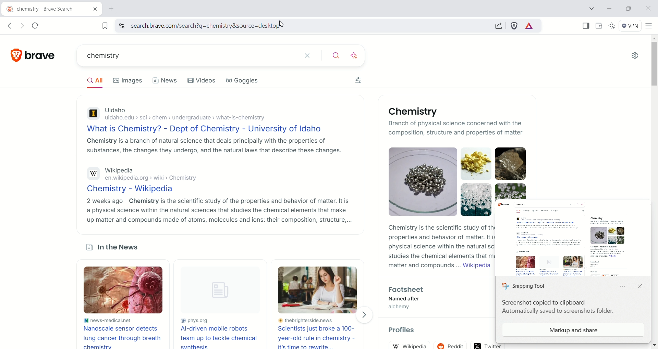 This screenshot has height=349, width=658. Describe the element at coordinates (440, 181) in the screenshot. I see `Chemical compounds` at that location.